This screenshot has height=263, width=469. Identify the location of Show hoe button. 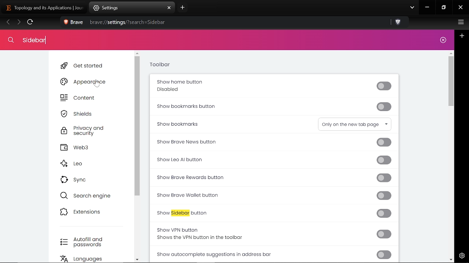
(272, 86).